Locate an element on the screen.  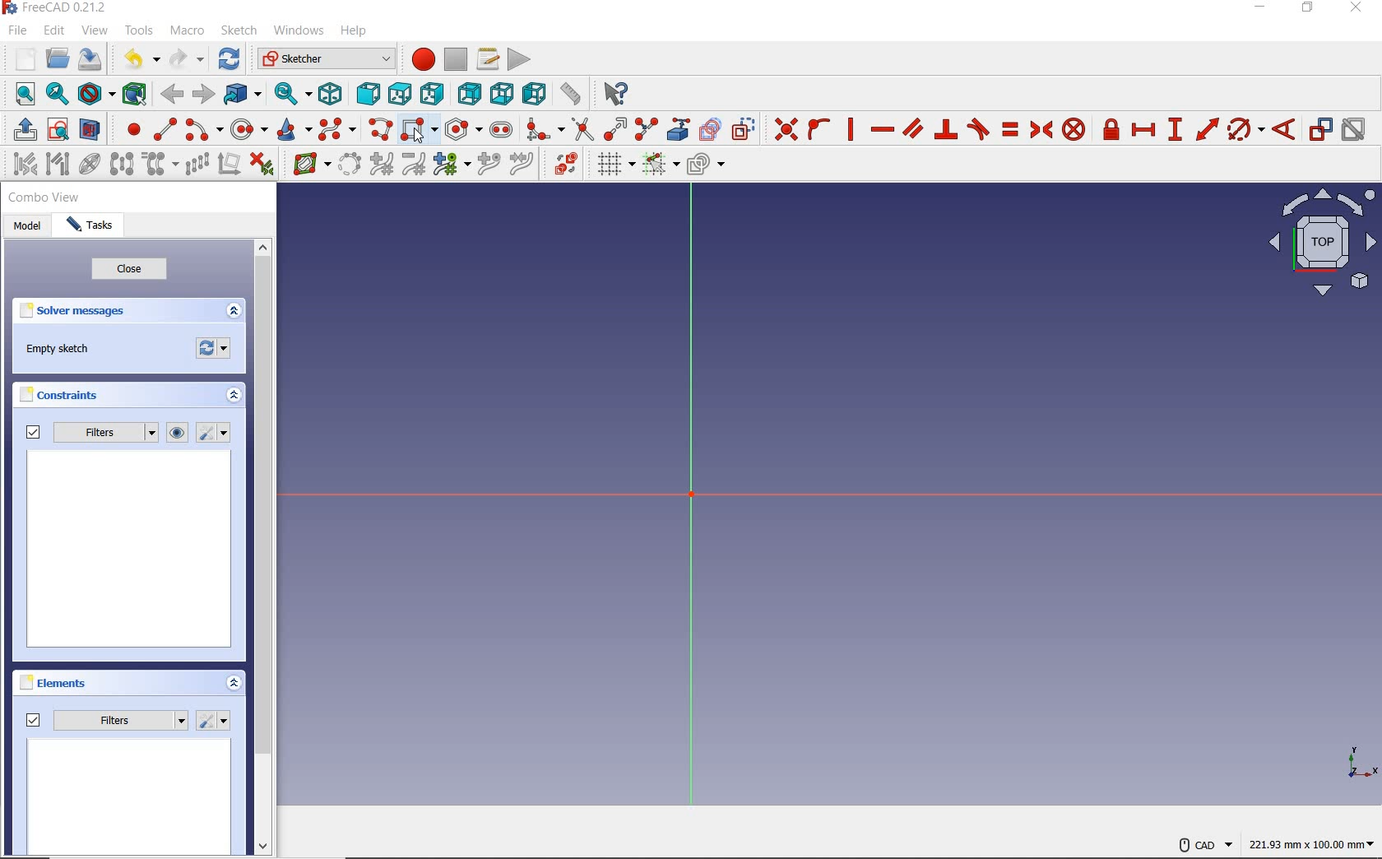
tools is located at coordinates (139, 32).